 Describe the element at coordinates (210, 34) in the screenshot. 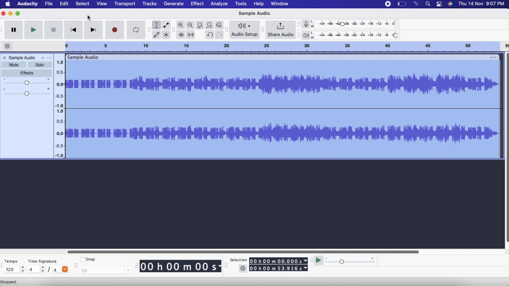

I see `Undo` at that location.